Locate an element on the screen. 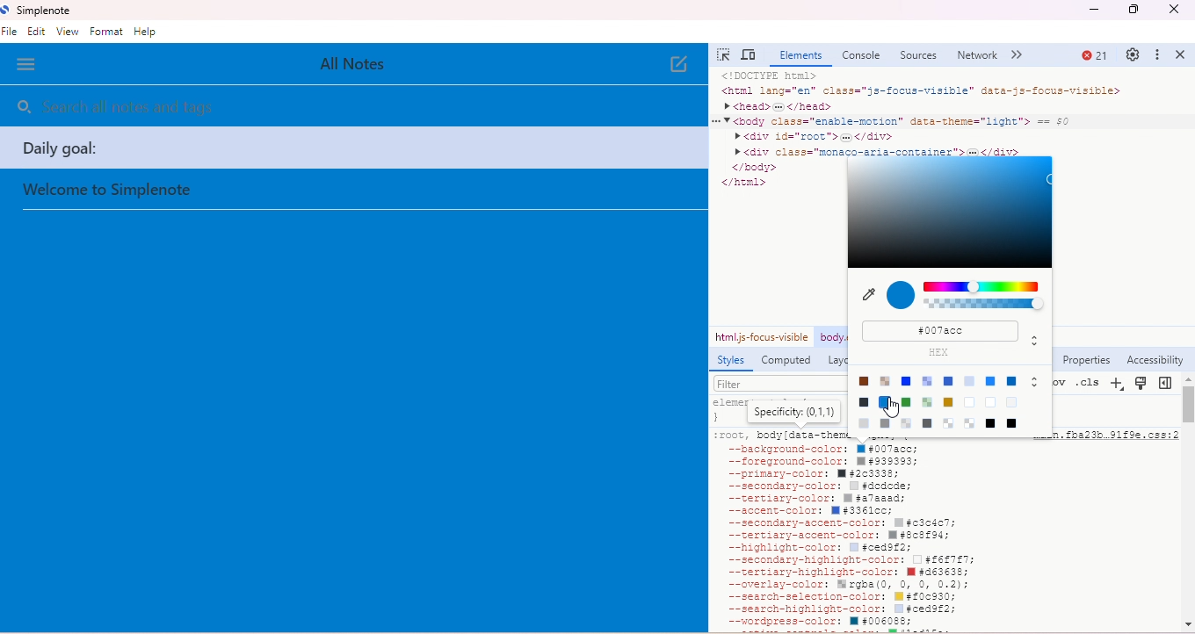 This screenshot has width=1195, height=634. selected color is located at coordinates (902, 296).